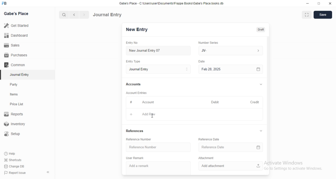 This screenshot has height=179, width=336. I want to click on References, so click(136, 131).